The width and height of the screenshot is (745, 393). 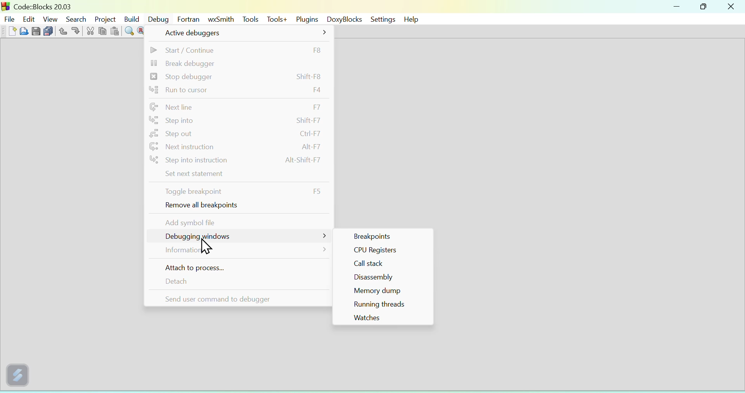 What do you see at coordinates (732, 6) in the screenshot?
I see `close` at bounding box center [732, 6].